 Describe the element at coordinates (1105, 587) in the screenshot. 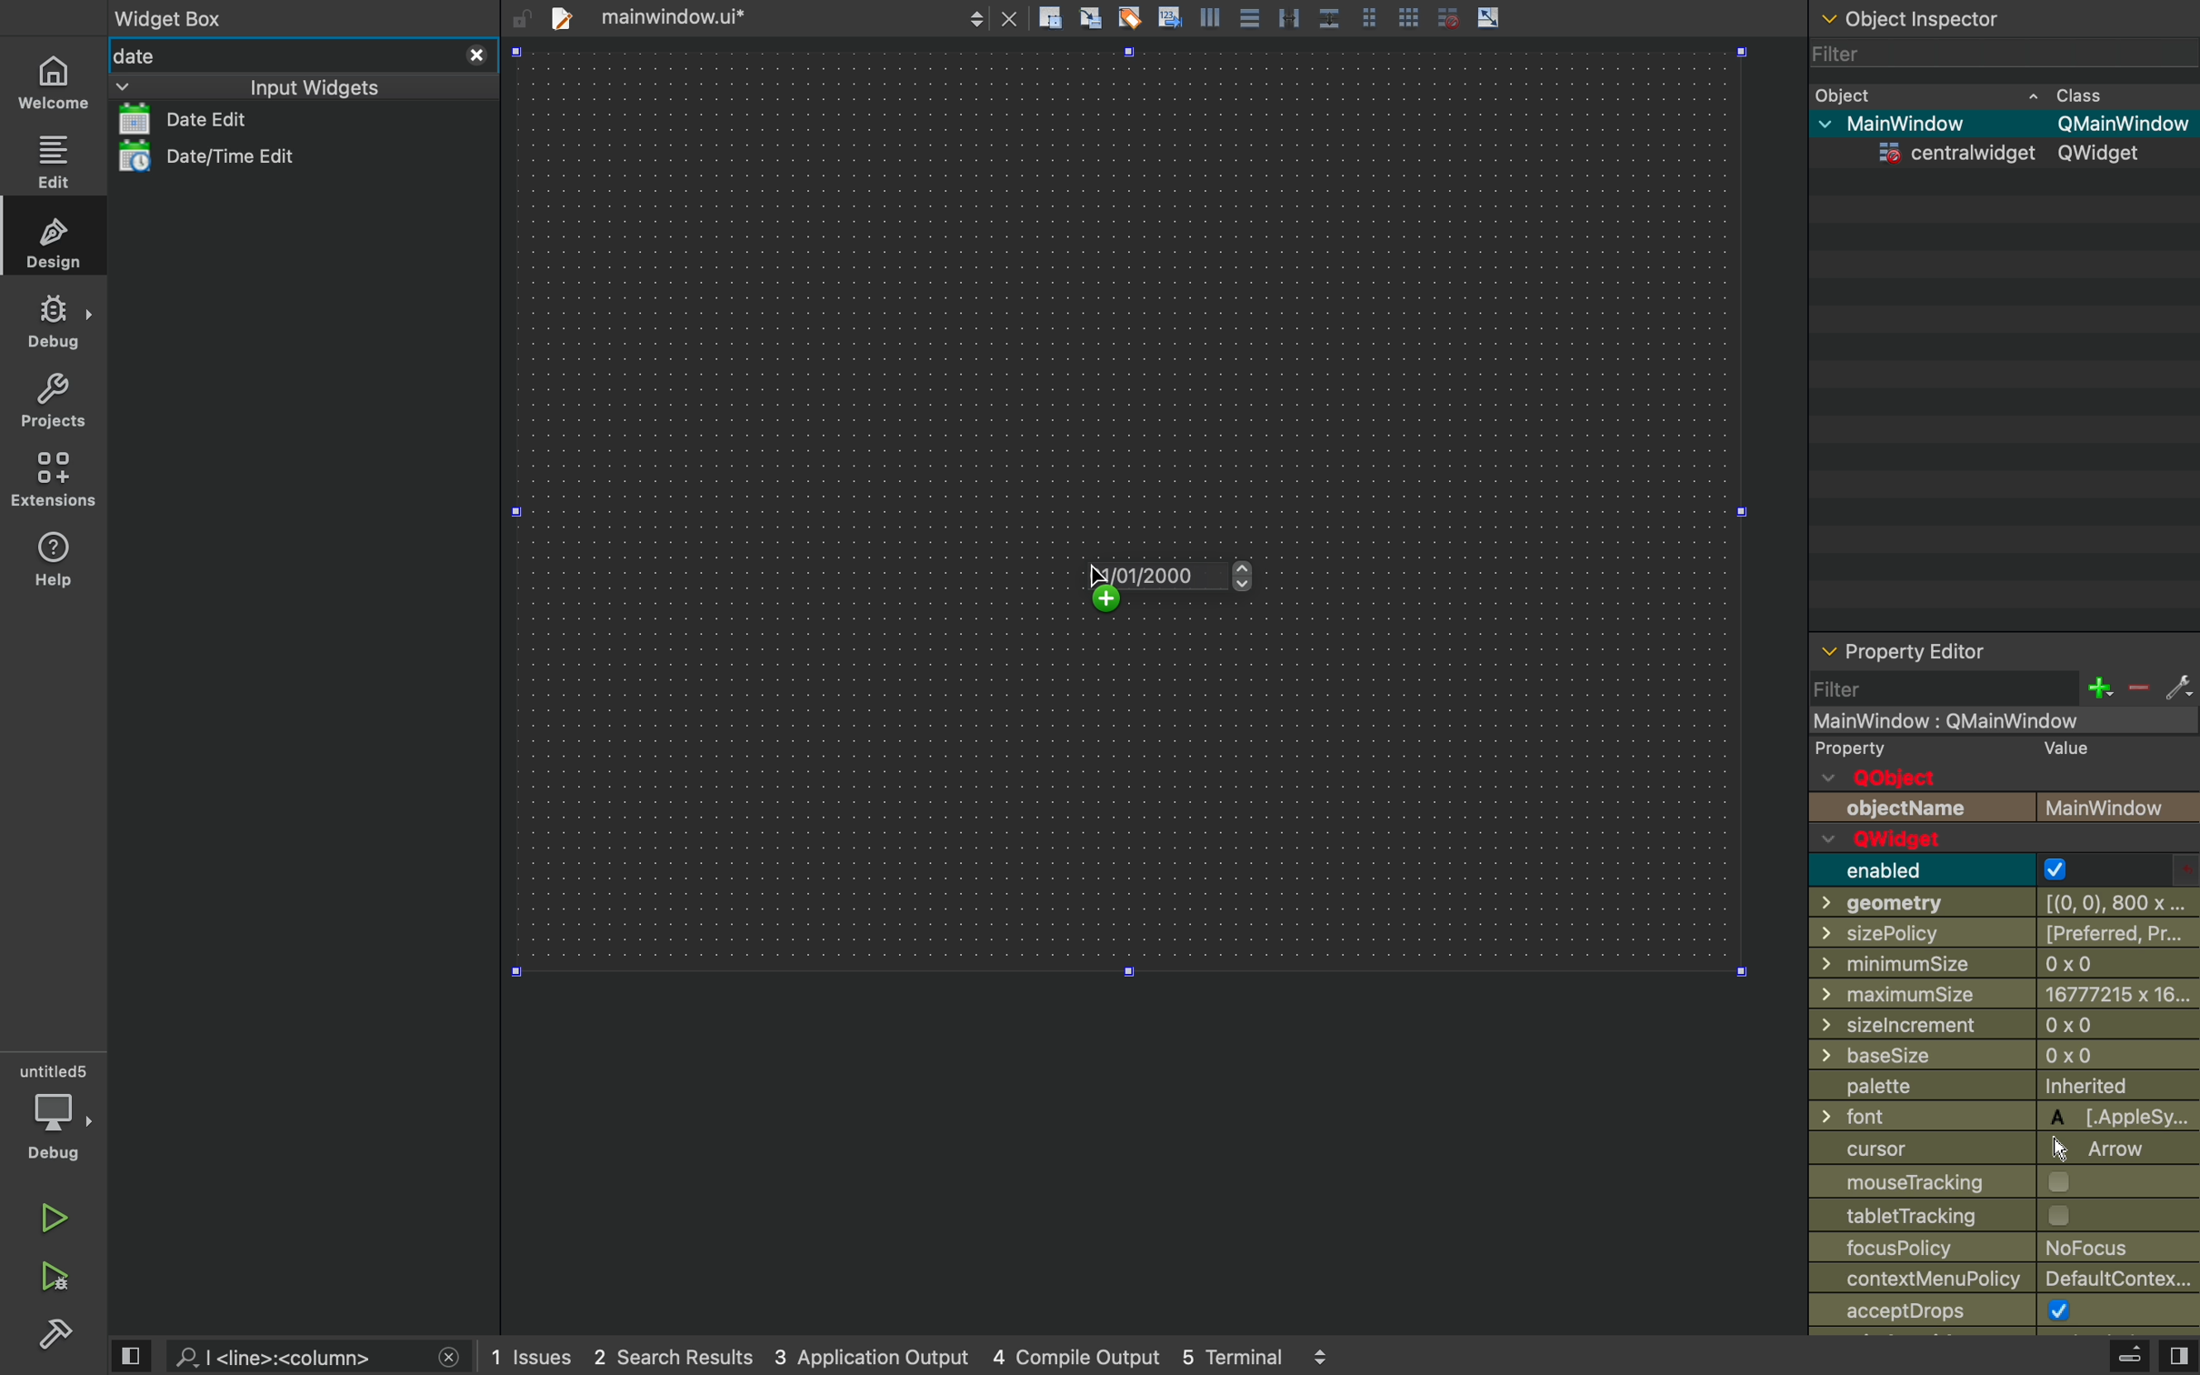

I see `cursor` at that location.